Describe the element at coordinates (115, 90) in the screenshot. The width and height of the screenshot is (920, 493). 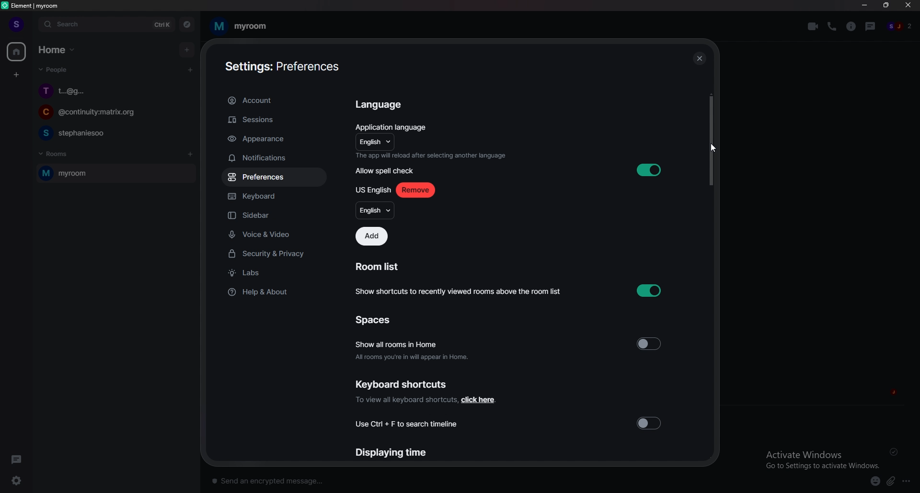
I see `chat` at that location.